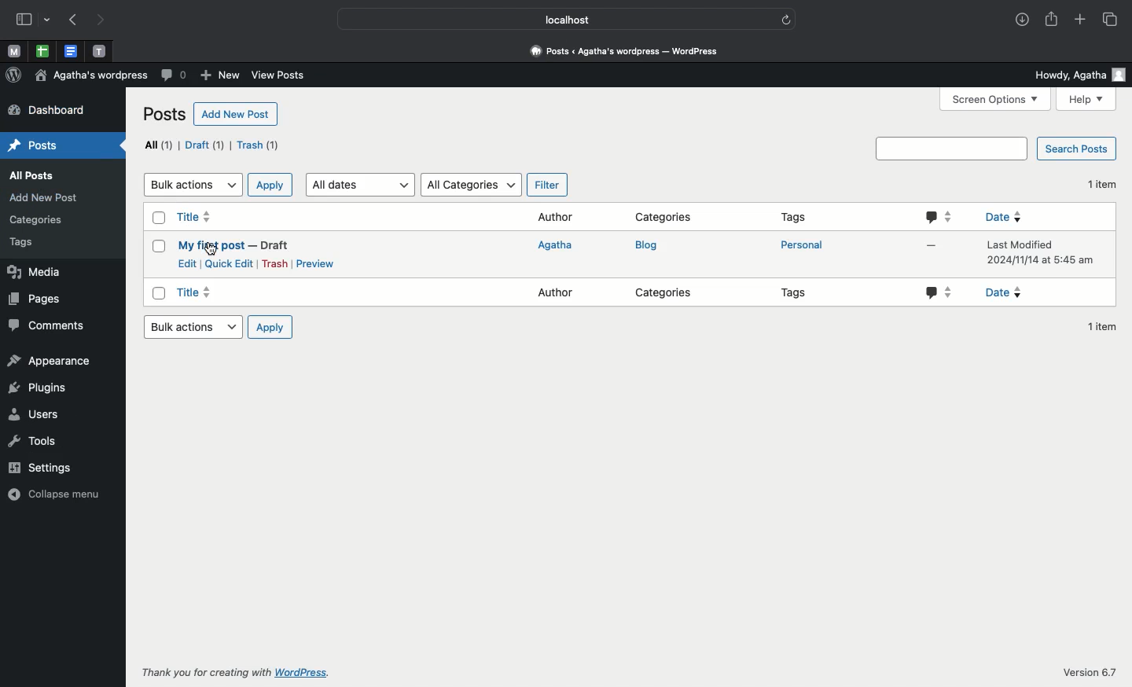 This screenshot has width=1132, height=687. I want to click on Apply, so click(268, 328).